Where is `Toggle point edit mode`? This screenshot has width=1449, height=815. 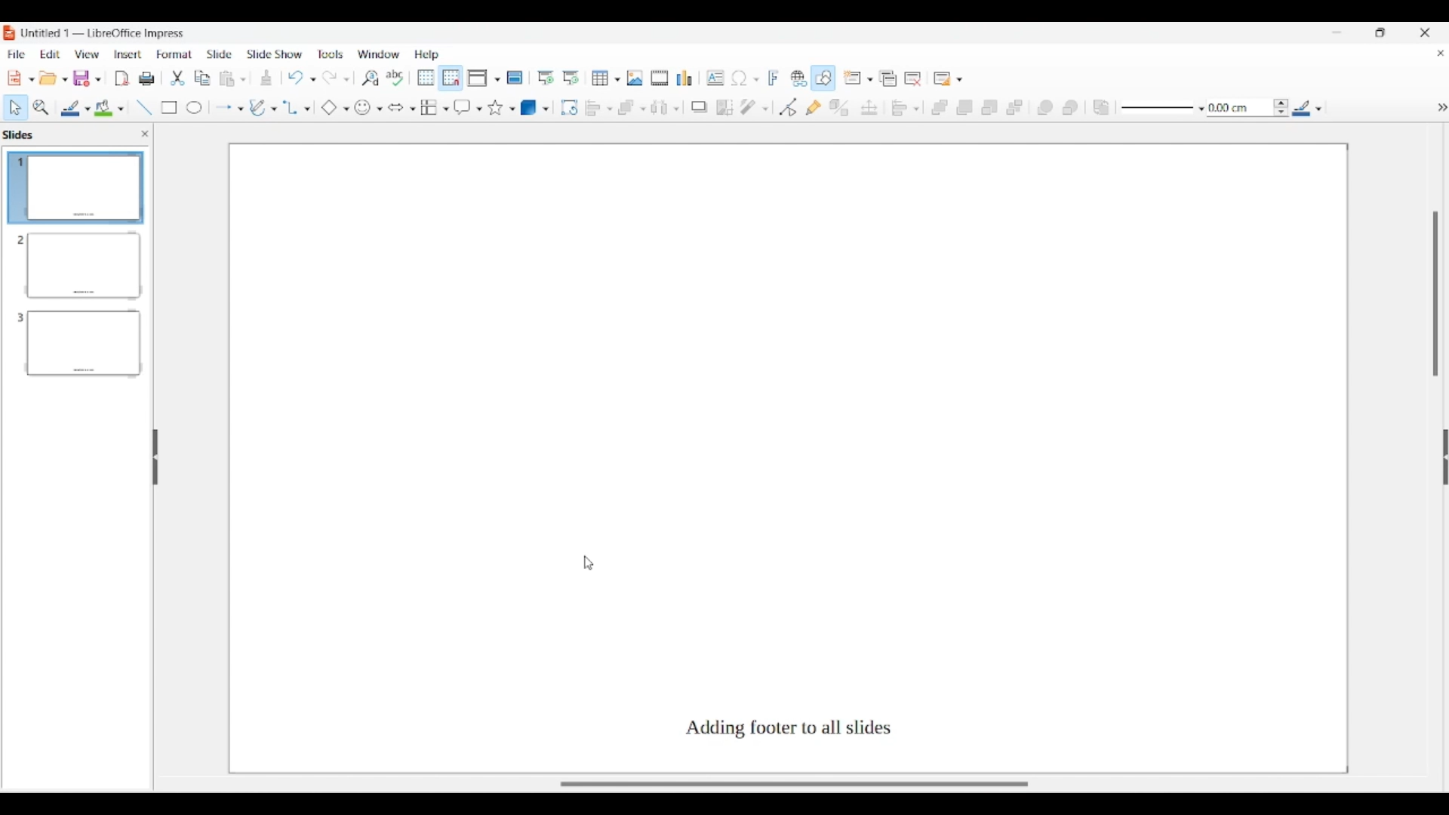 Toggle point edit mode is located at coordinates (789, 107).